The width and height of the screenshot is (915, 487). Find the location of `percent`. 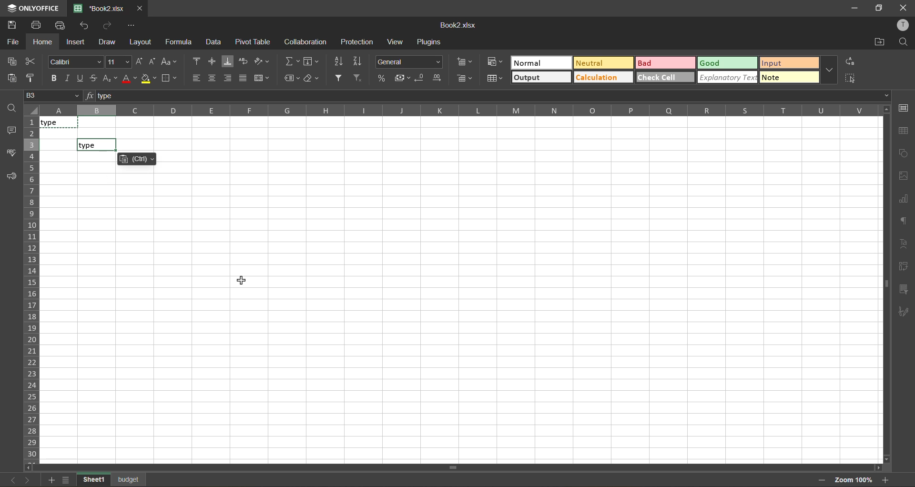

percent is located at coordinates (380, 78).